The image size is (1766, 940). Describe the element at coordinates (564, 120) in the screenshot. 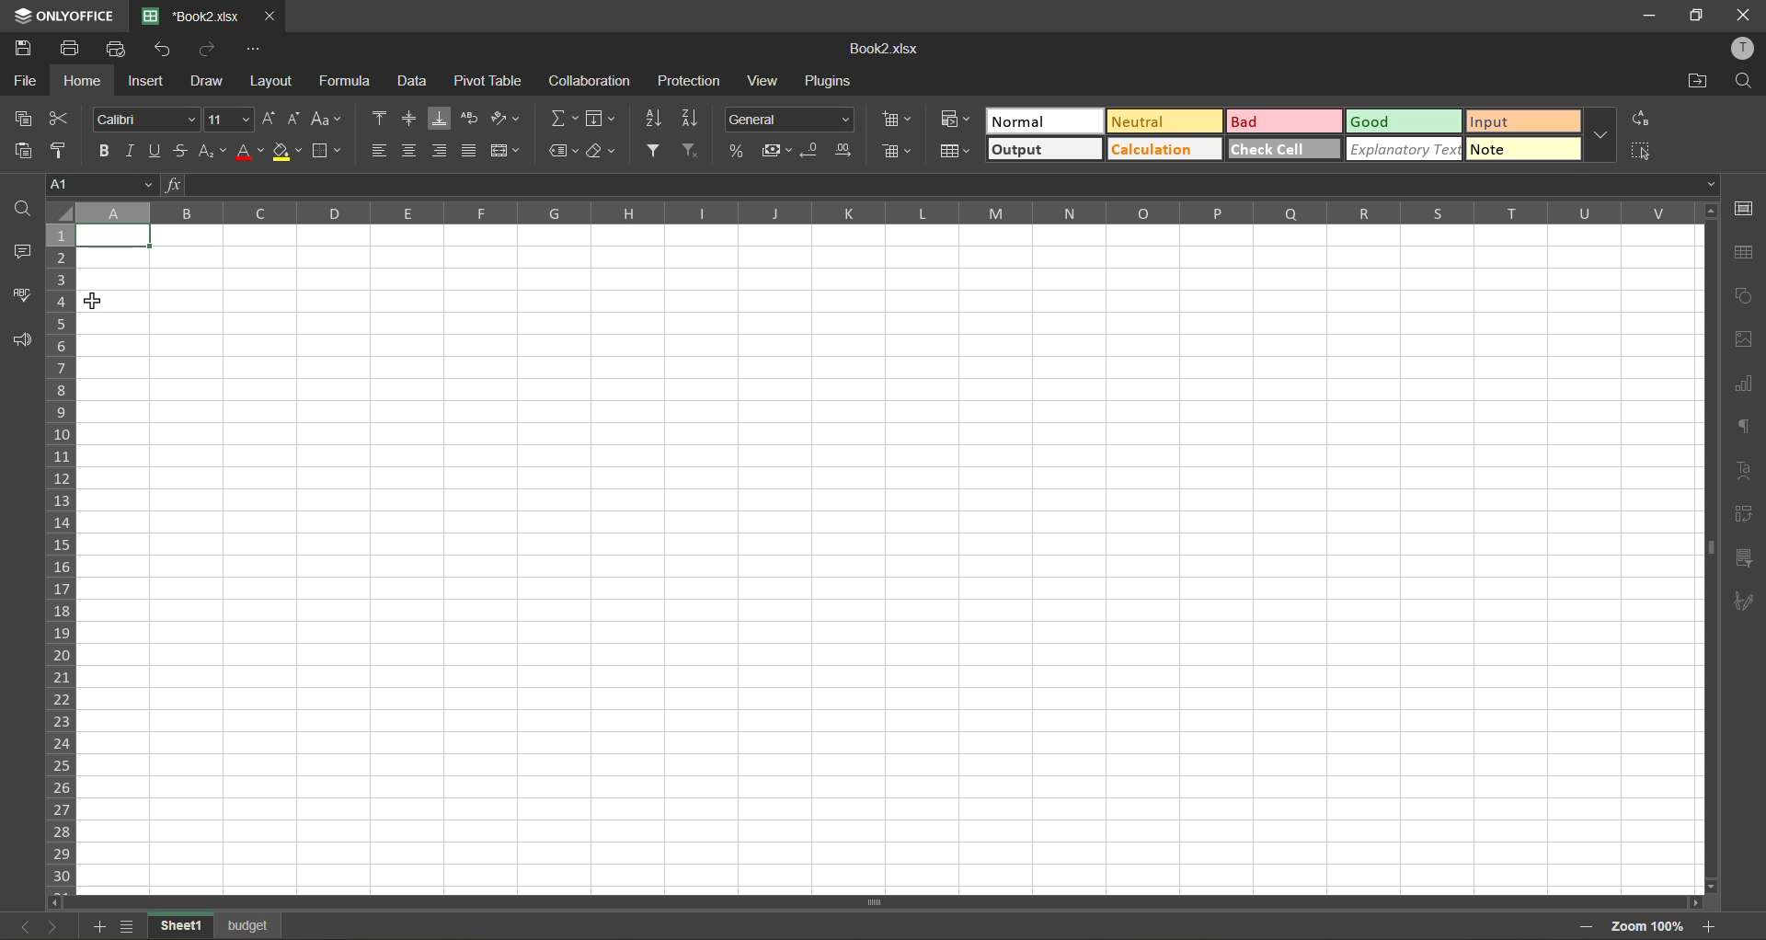

I see `summation` at that location.